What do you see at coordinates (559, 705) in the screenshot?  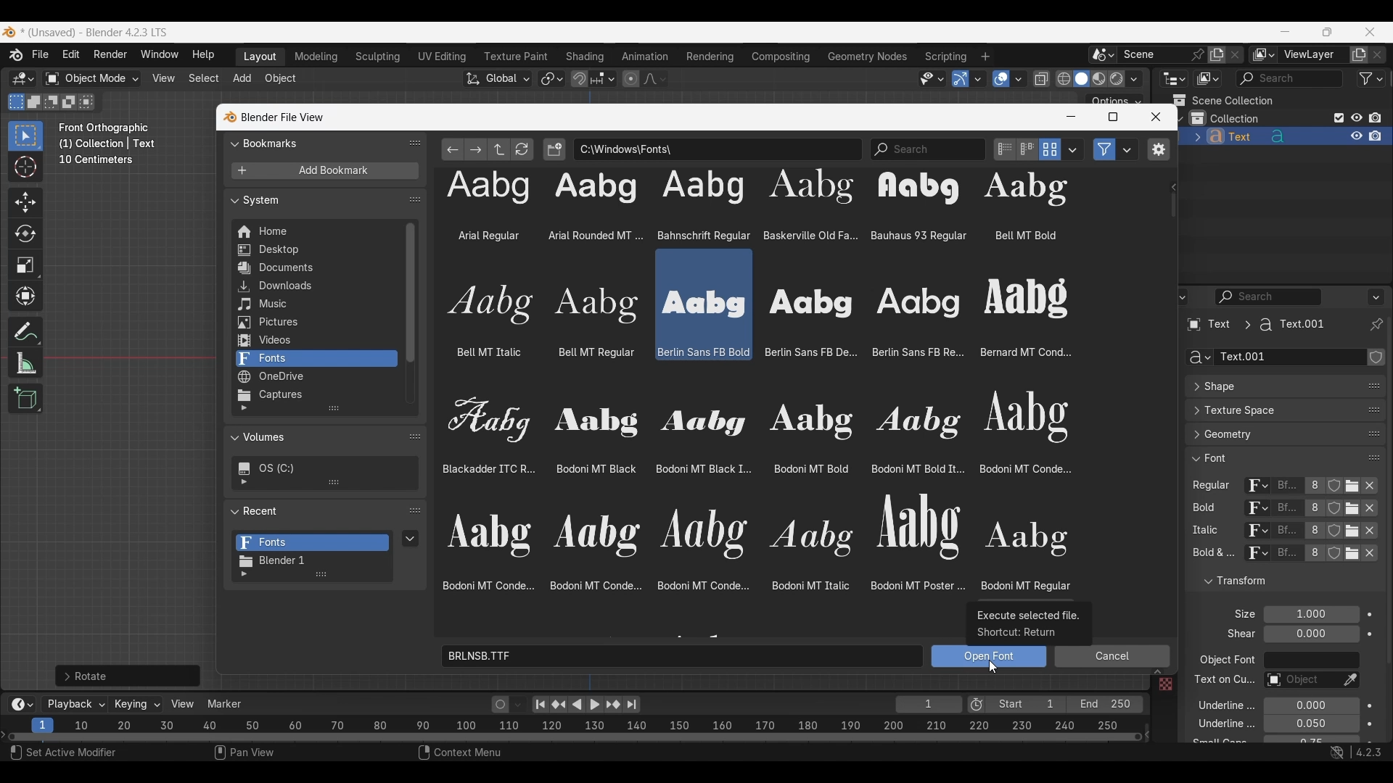 I see `Jump to key frame` at bounding box center [559, 705].